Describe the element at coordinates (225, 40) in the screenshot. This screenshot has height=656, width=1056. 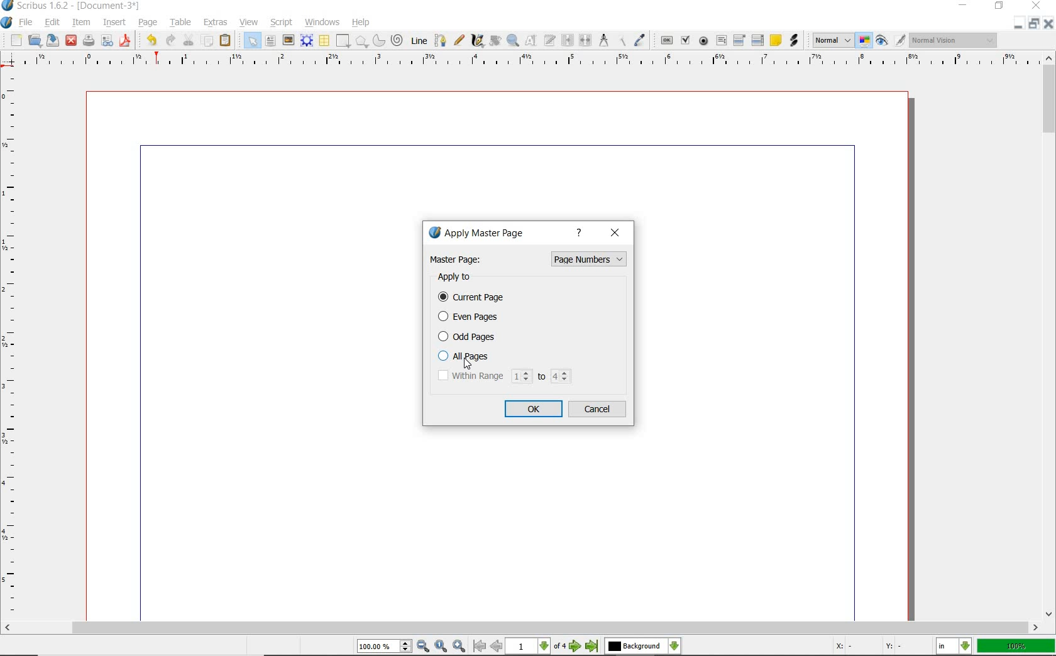
I see `paste` at that location.